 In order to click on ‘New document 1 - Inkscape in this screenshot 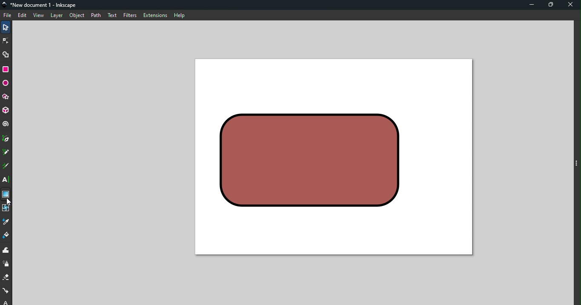, I will do `click(45, 5)`.